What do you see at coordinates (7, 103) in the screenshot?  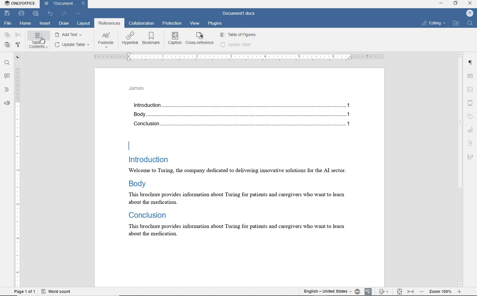 I see `feedback & support` at bounding box center [7, 103].